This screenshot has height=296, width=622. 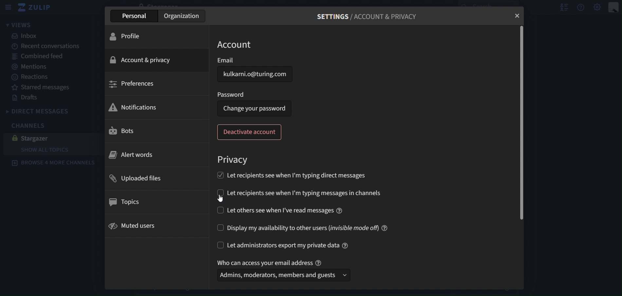 What do you see at coordinates (233, 95) in the screenshot?
I see `password` at bounding box center [233, 95].